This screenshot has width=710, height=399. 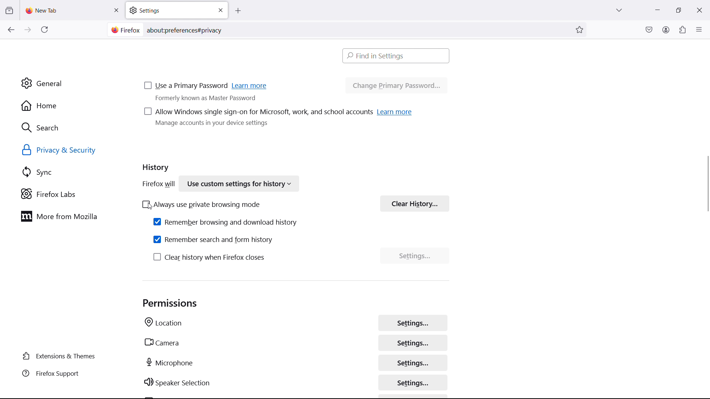 I want to click on extensions, so click(x=682, y=30).